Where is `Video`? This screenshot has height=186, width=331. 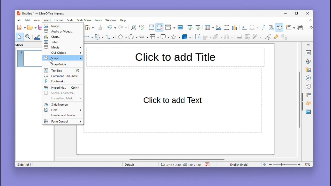 Video is located at coordinates (227, 28).